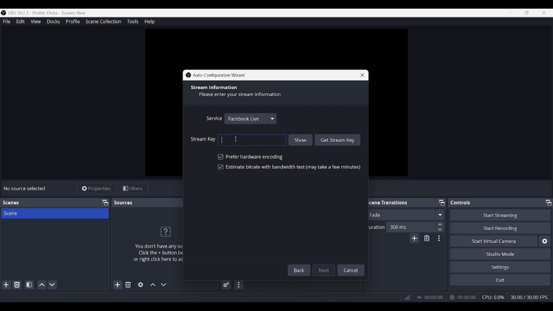 The width and height of the screenshot is (553, 311). Describe the element at coordinates (7, 21) in the screenshot. I see `File menu` at that location.